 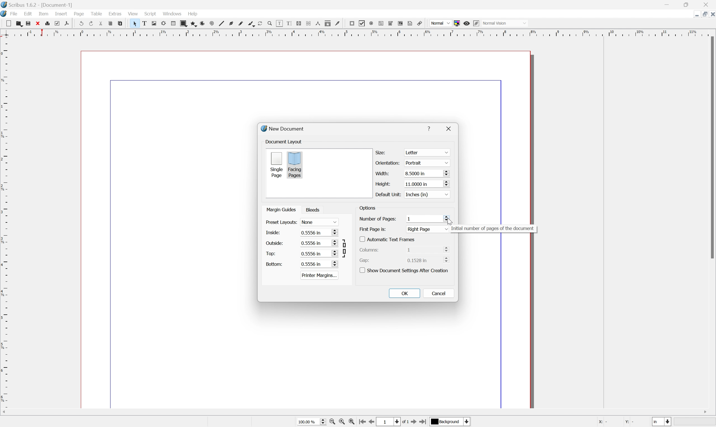 I want to click on Edit, so click(x=28, y=14).